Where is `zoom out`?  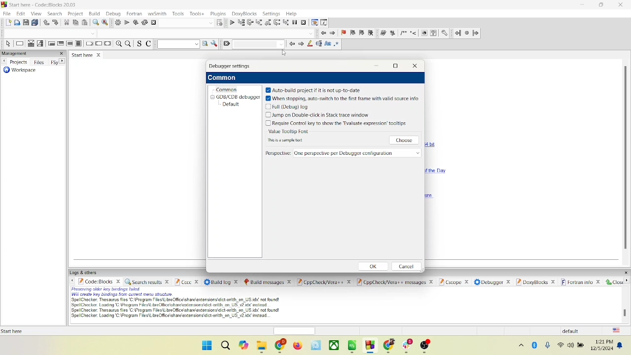
zoom out is located at coordinates (128, 43).